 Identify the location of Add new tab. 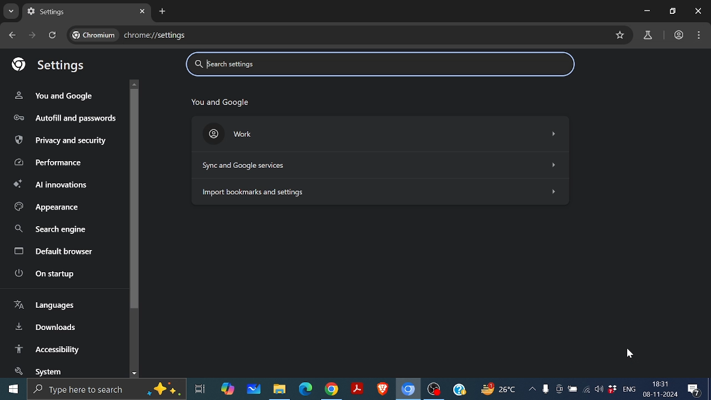
(163, 11).